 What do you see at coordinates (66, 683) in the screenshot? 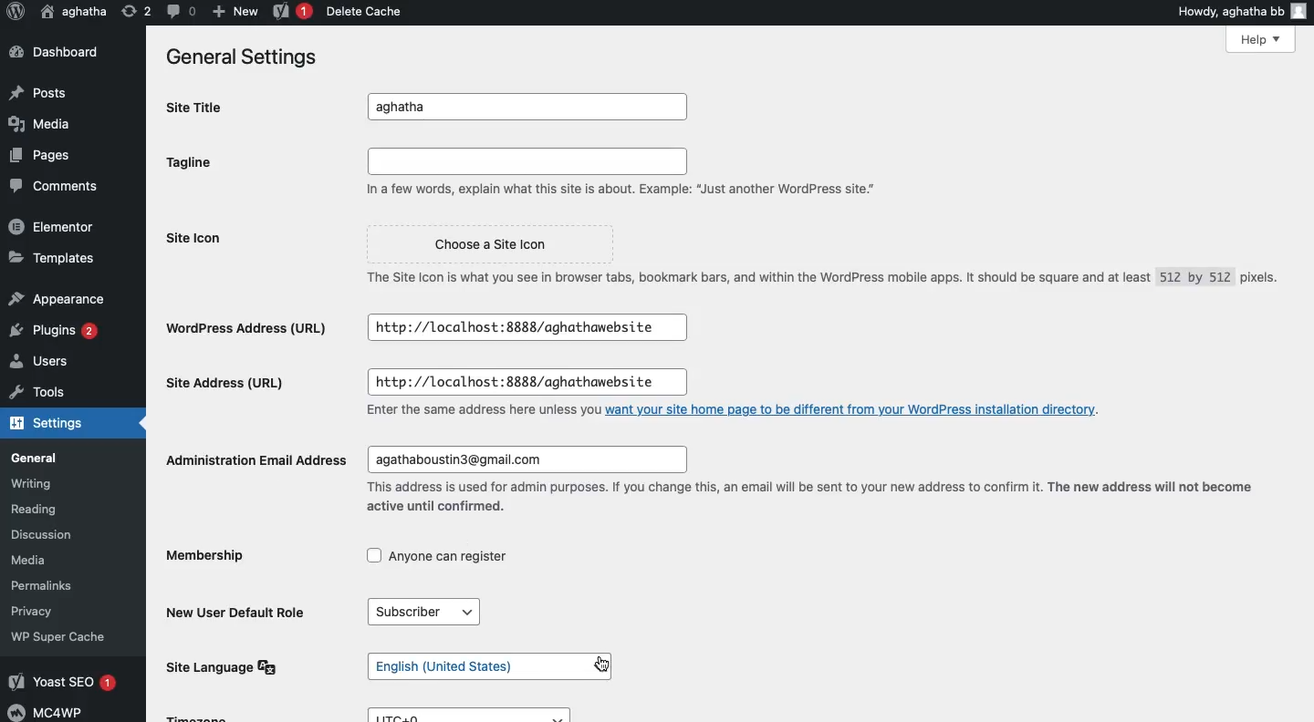
I see `Yoast SEO` at bounding box center [66, 683].